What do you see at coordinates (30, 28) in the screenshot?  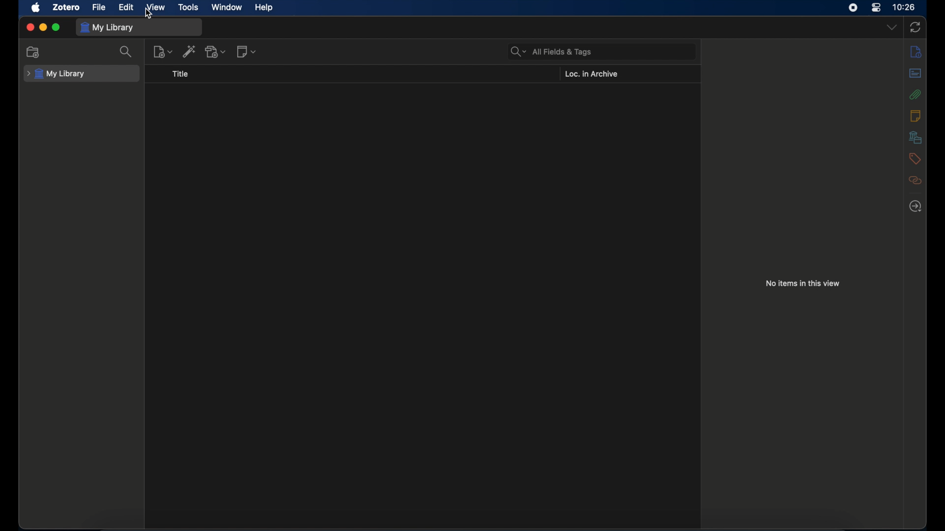 I see `close` at bounding box center [30, 28].